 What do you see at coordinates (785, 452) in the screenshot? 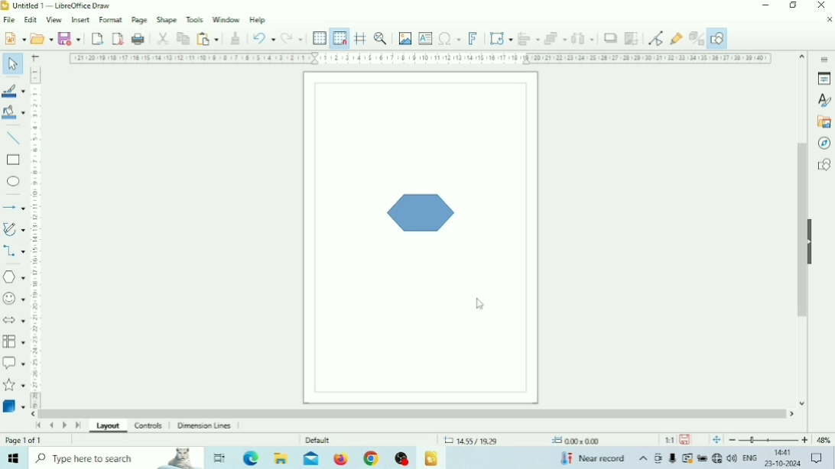
I see `Time` at bounding box center [785, 452].